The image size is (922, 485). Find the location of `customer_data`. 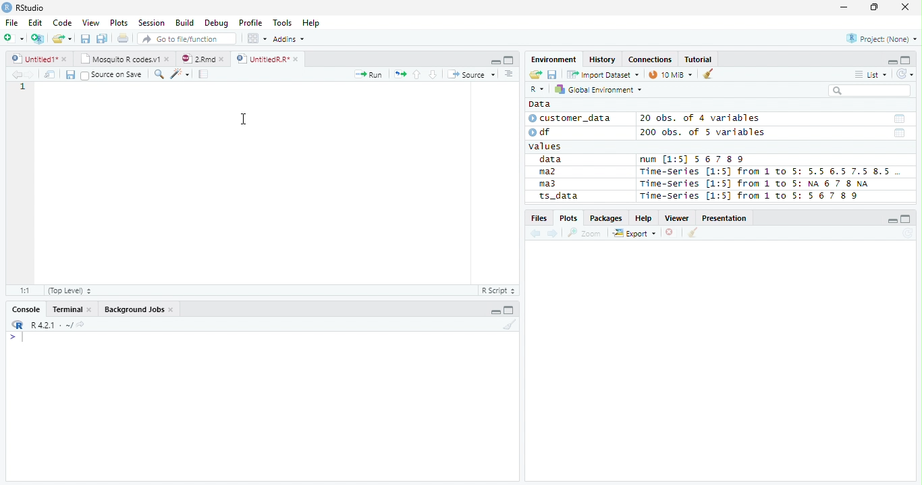

customer_data is located at coordinates (572, 118).